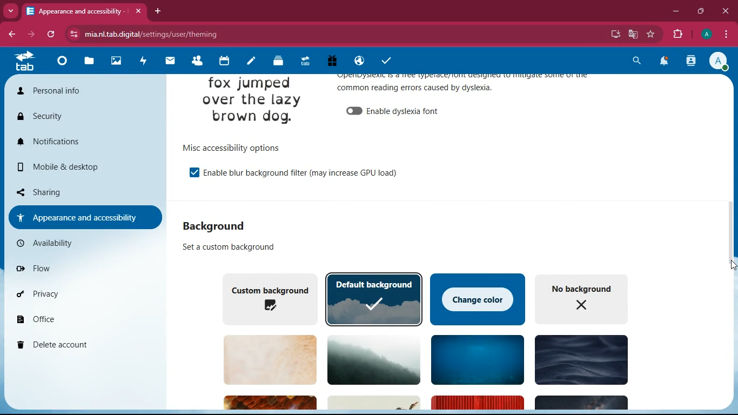  I want to click on tab, so click(85, 11).